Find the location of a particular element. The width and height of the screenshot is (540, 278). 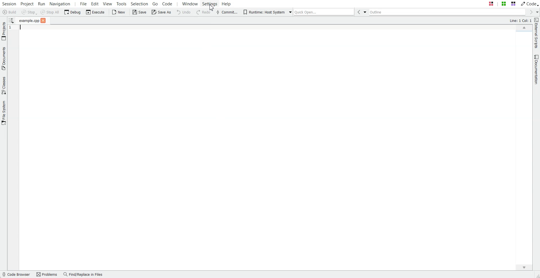

Show sorted List is located at coordinates (11, 20).